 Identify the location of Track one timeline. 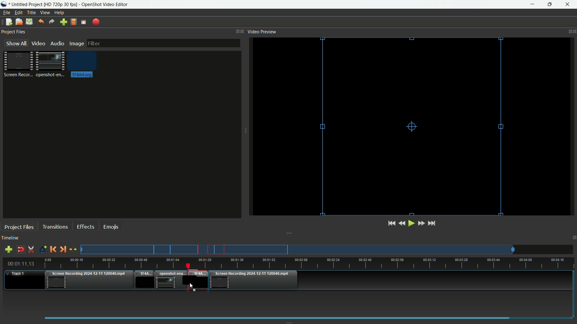
(17, 274).